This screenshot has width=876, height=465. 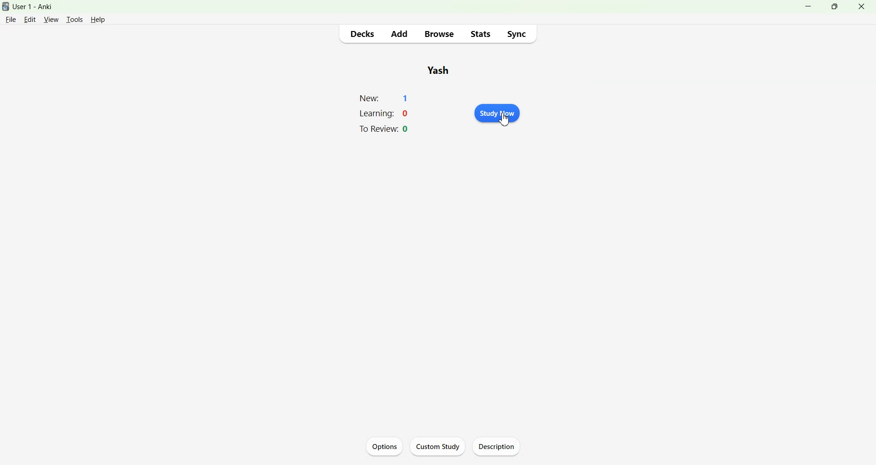 What do you see at coordinates (505, 119) in the screenshot?
I see `Cursor` at bounding box center [505, 119].